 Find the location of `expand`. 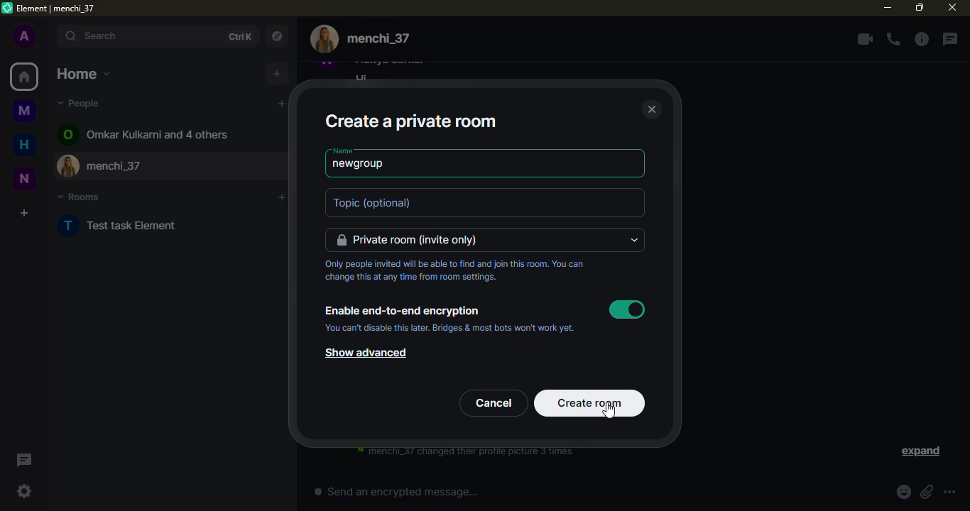

expand is located at coordinates (920, 451).